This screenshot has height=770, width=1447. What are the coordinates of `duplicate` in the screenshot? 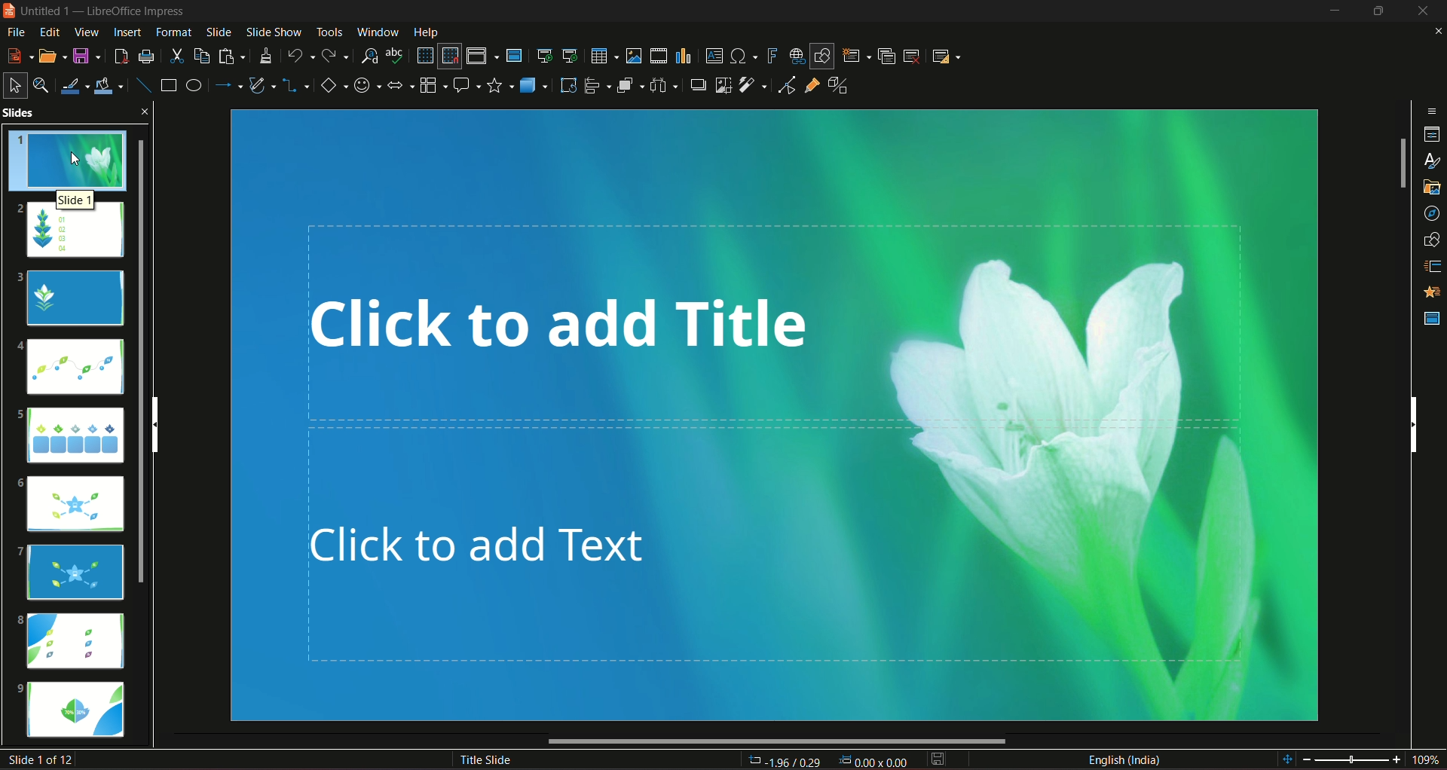 It's located at (886, 55).